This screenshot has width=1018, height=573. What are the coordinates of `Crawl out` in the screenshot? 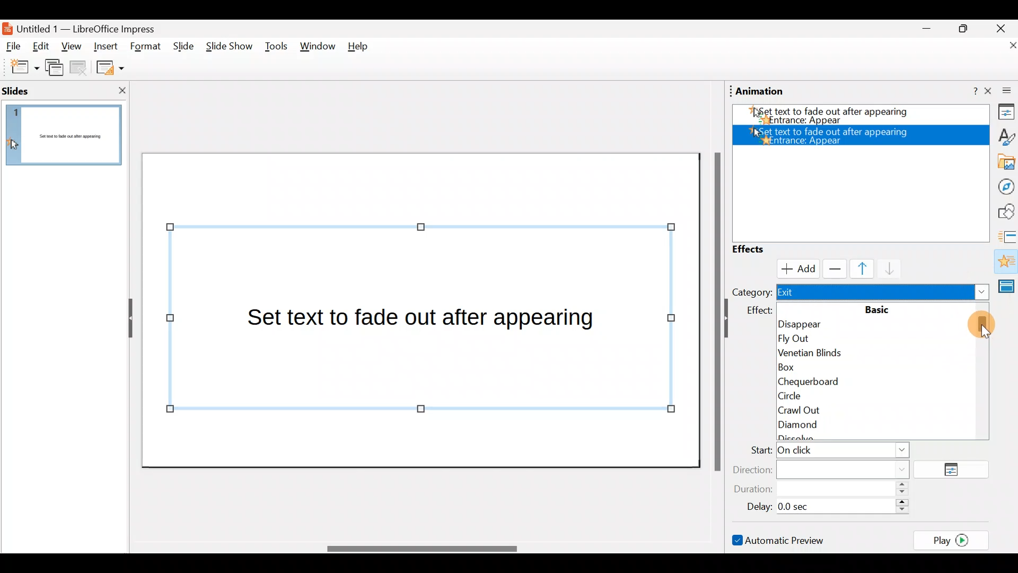 It's located at (805, 412).